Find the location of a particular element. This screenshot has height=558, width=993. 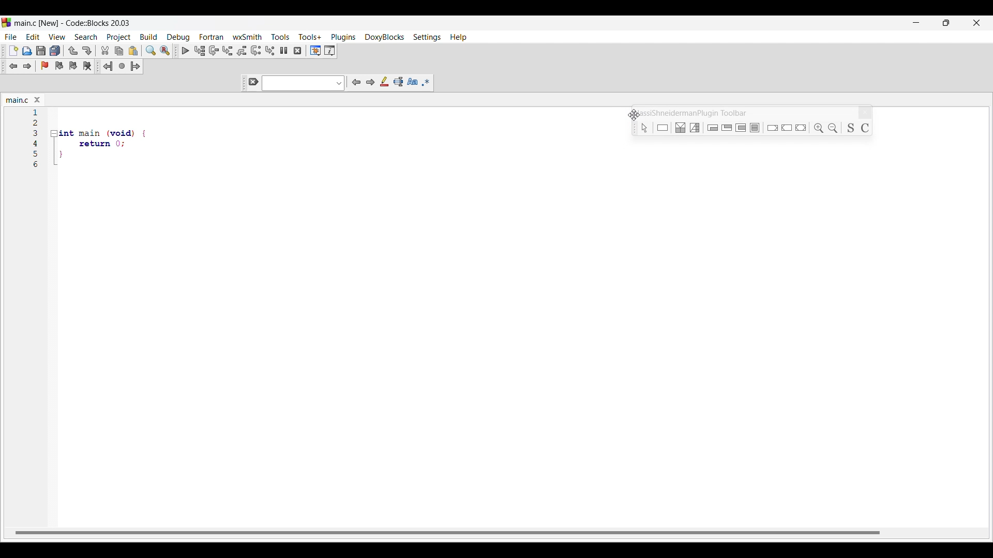

 is located at coordinates (772, 127).